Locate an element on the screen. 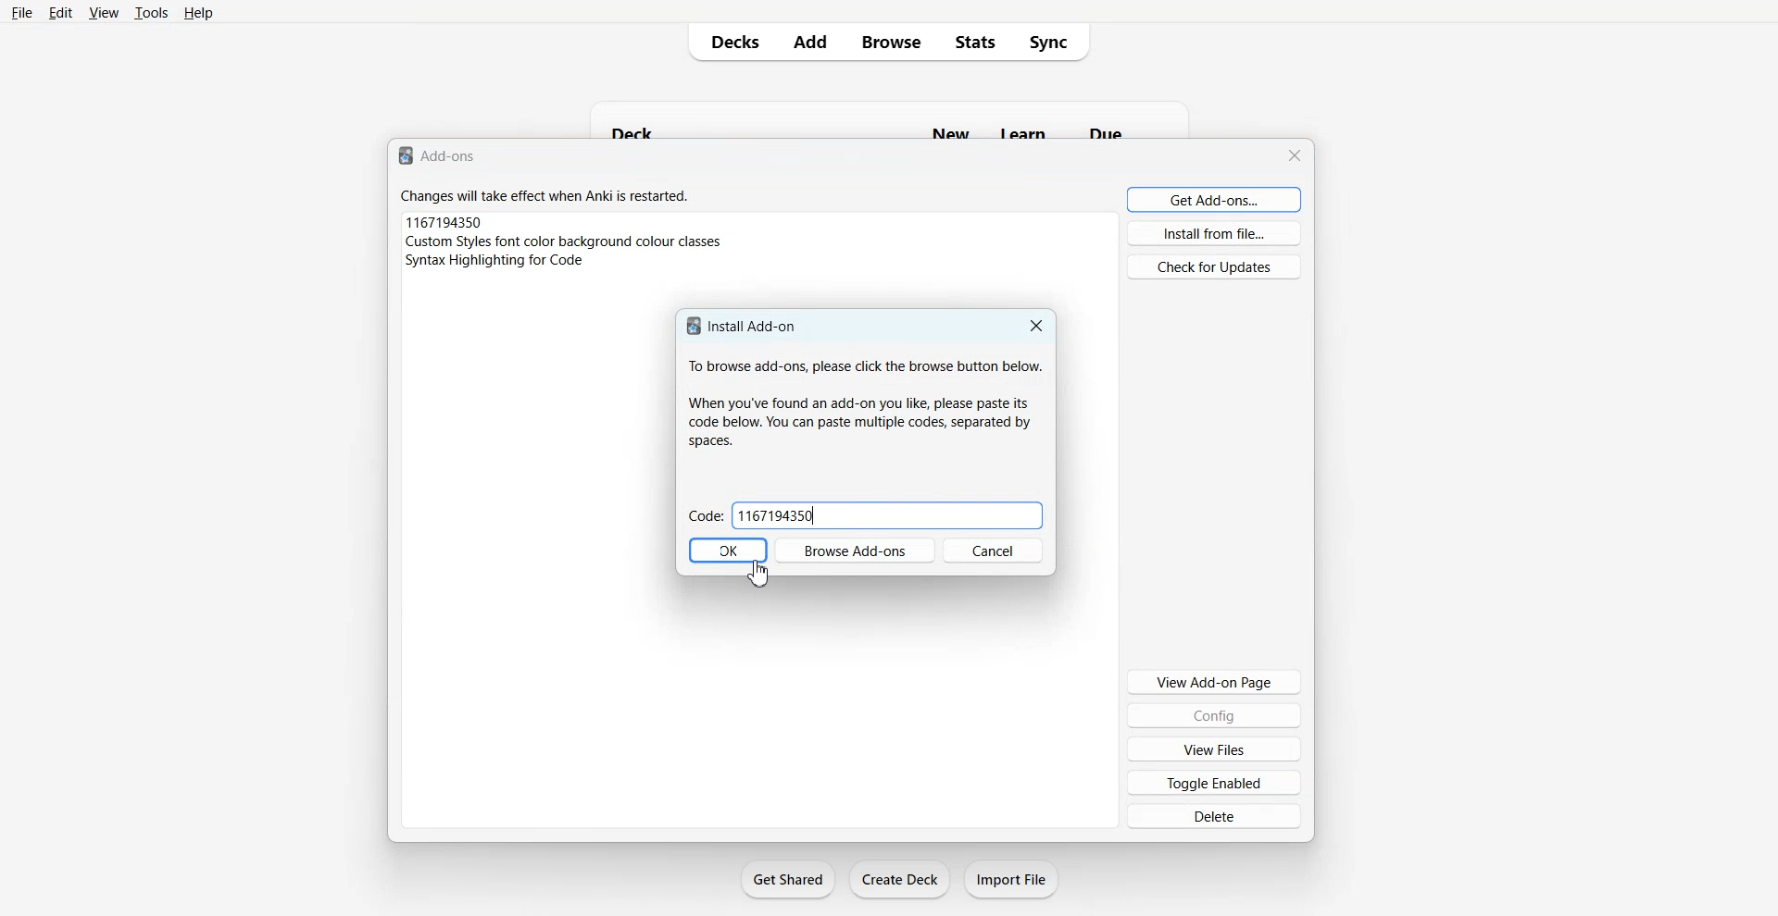 The image size is (1778, 916). 1167194350 is located at coordinates (778, 515).